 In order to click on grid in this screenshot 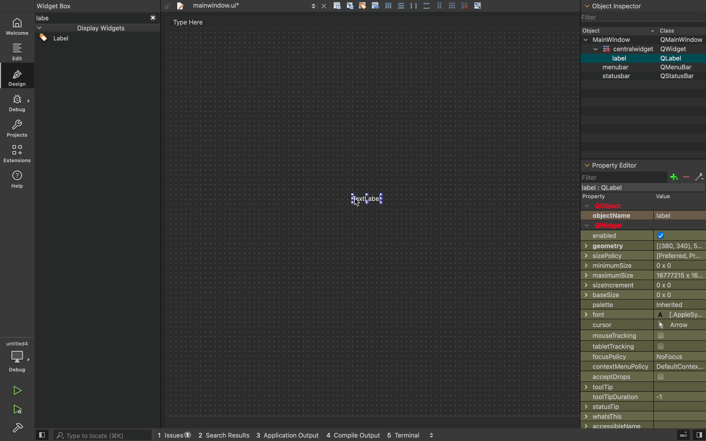, I will do `click(453, 4)`.